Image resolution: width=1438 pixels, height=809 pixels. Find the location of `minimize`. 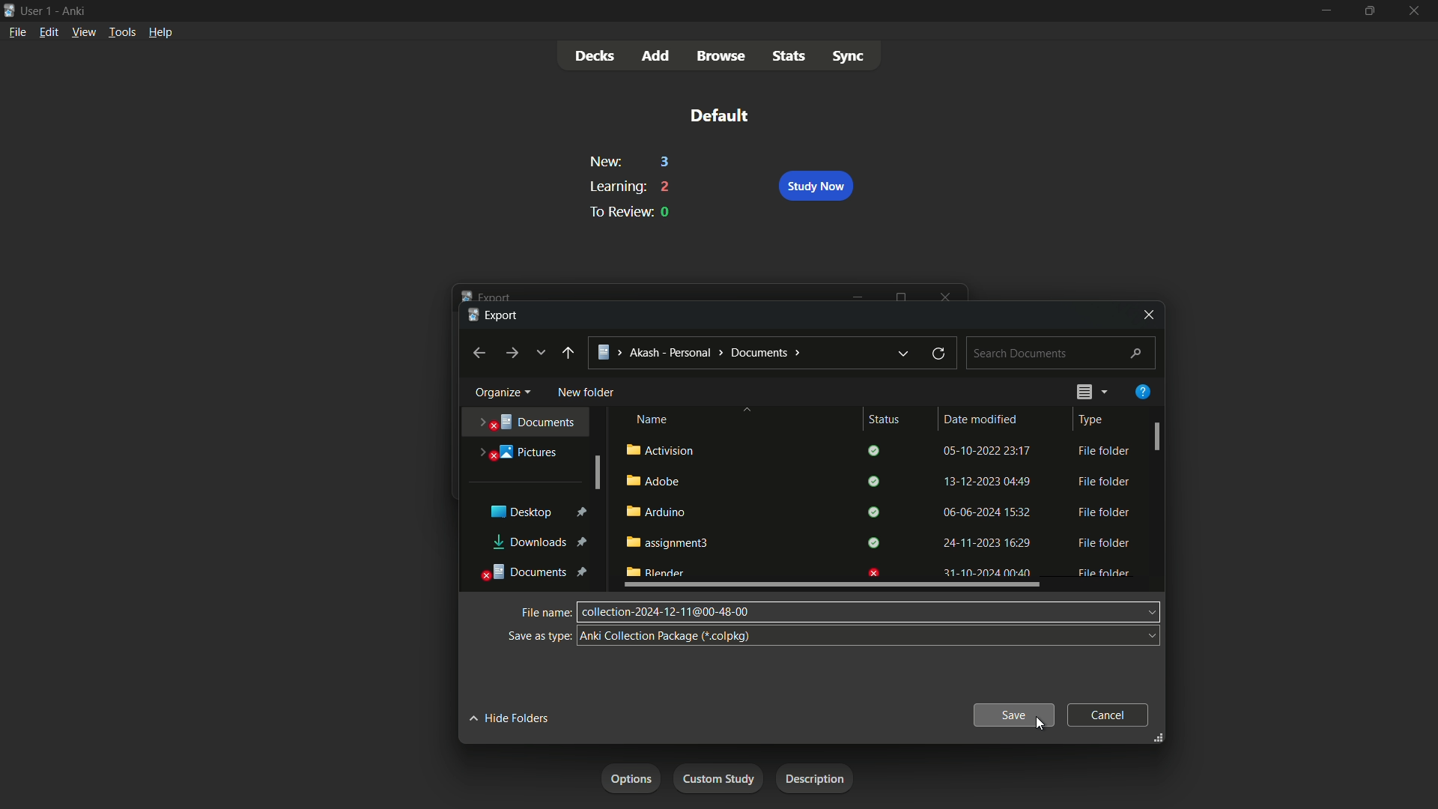

minimize is located at coordinates (858, 297).